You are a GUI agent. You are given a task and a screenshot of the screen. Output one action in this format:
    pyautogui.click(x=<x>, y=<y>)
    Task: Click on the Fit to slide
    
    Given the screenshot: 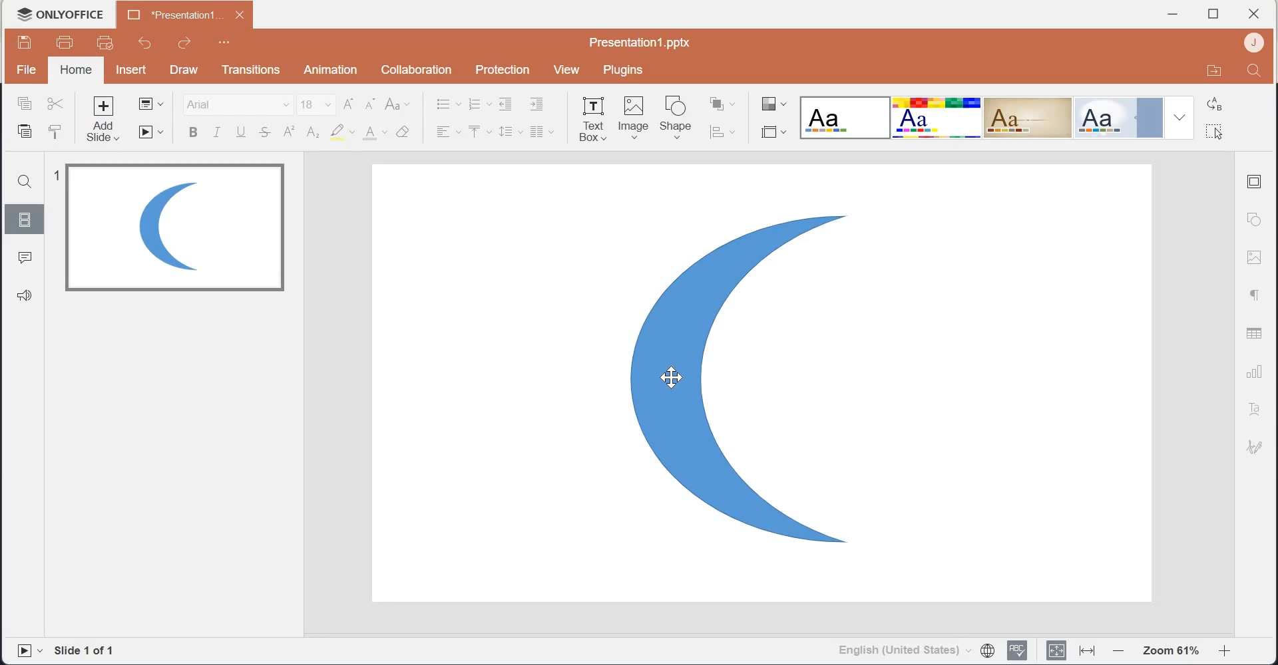 What is the action you would take?
    pyautogui.click(x=1055, y=652)
    